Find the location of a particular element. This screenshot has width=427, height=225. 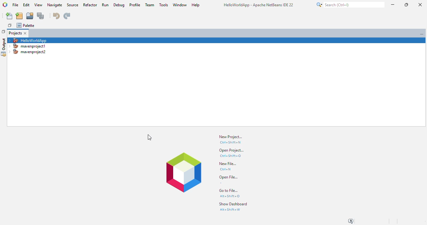

minimize window group is located at coordinates (421, 33).